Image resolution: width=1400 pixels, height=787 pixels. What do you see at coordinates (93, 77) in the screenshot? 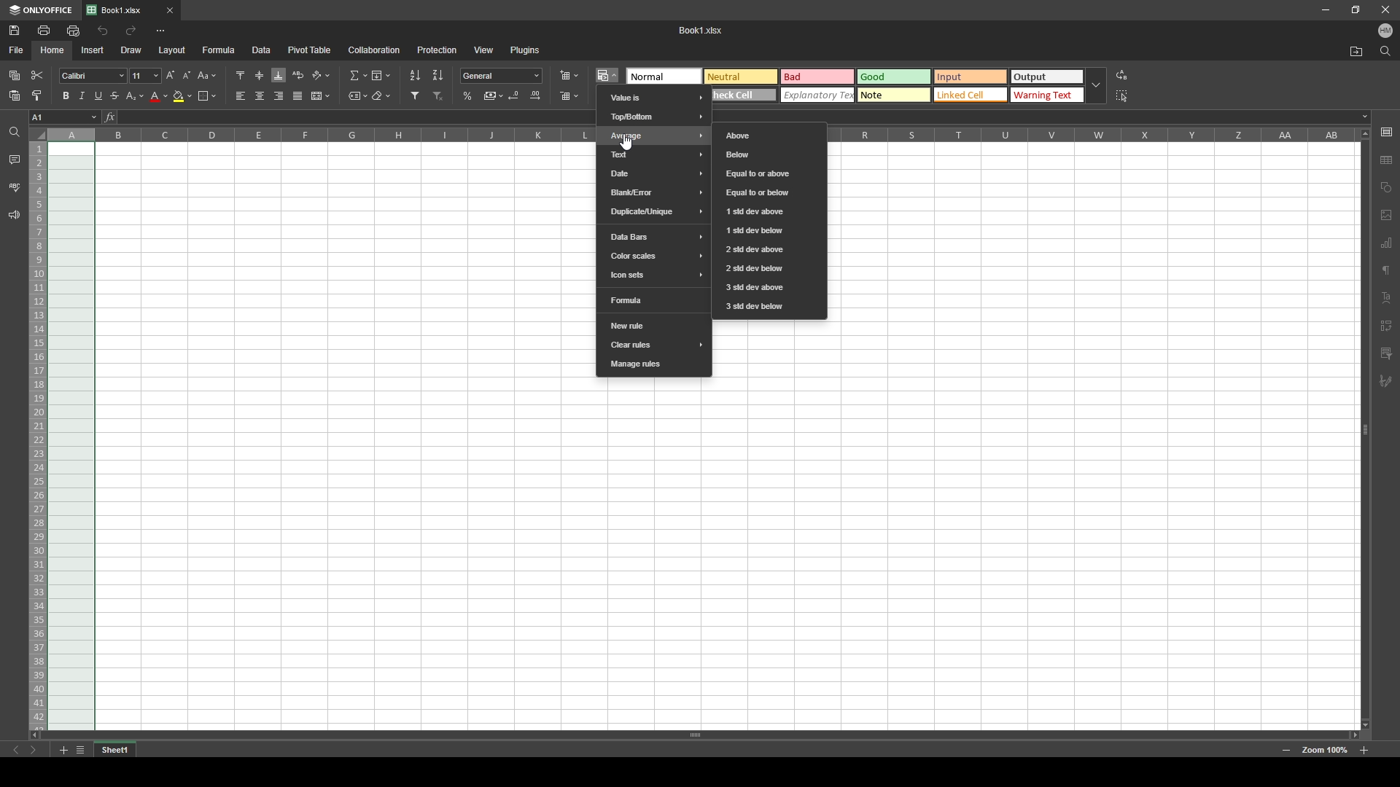
I see `font style` at bounding box center [93, 77].